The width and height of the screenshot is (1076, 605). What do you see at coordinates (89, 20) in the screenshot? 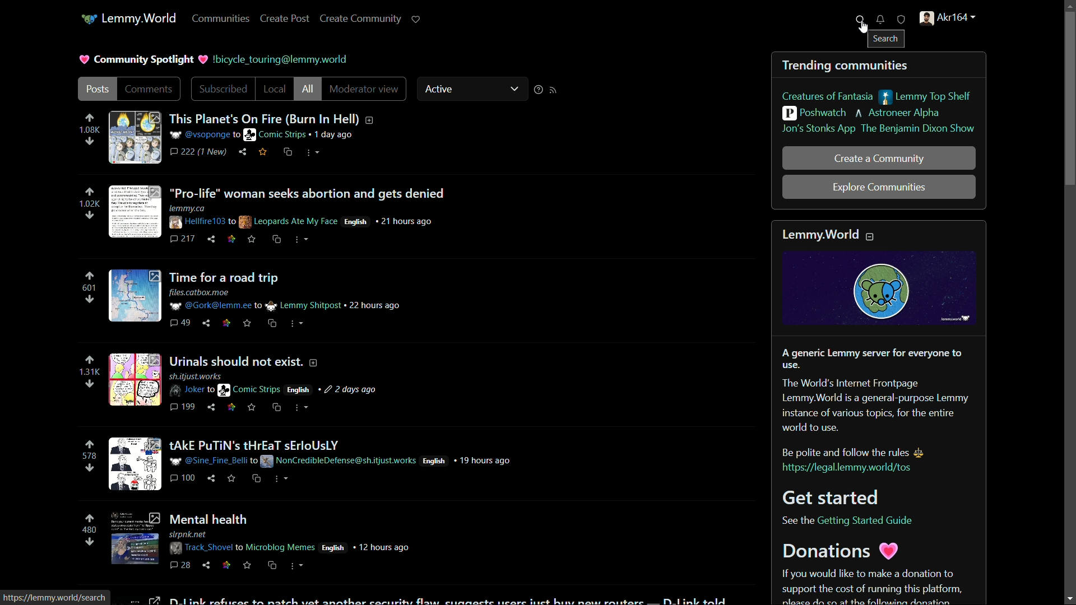
I see `icon` at bounding box center [89, 20].